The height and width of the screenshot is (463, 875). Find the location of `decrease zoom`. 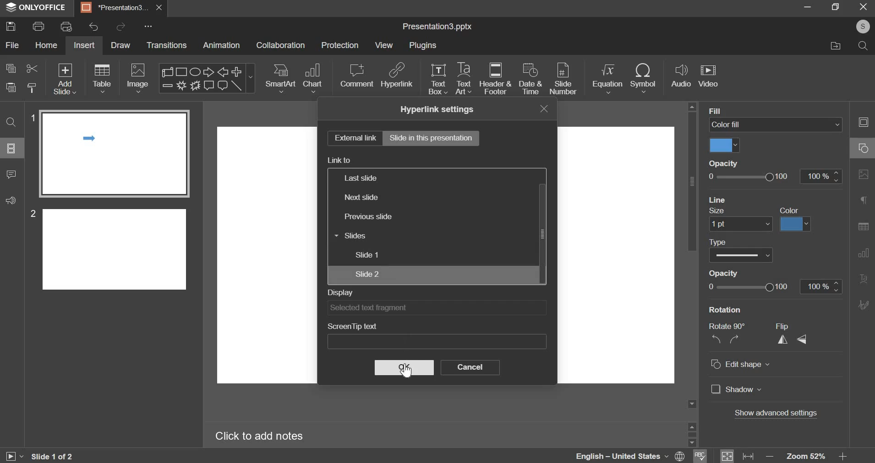

decrease zoom is located at coordinates (770, 457).